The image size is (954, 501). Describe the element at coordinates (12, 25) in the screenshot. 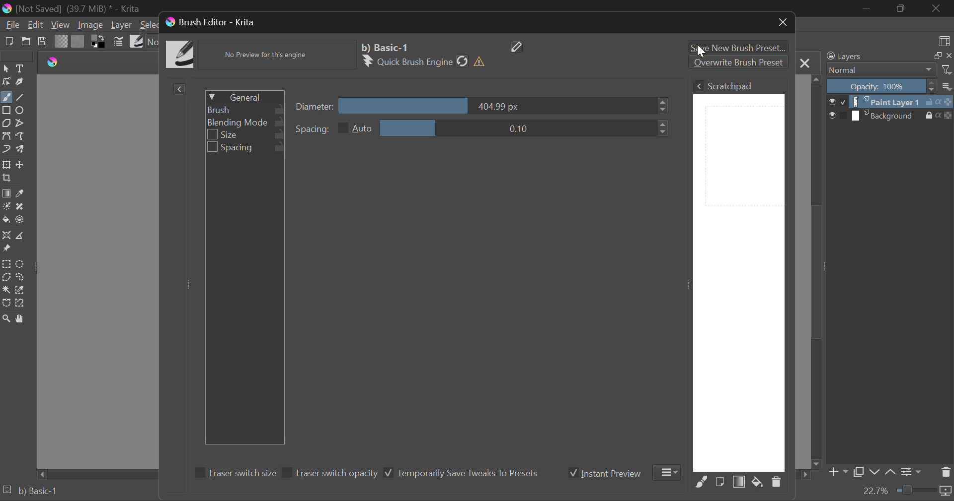

I see `File` at that location.